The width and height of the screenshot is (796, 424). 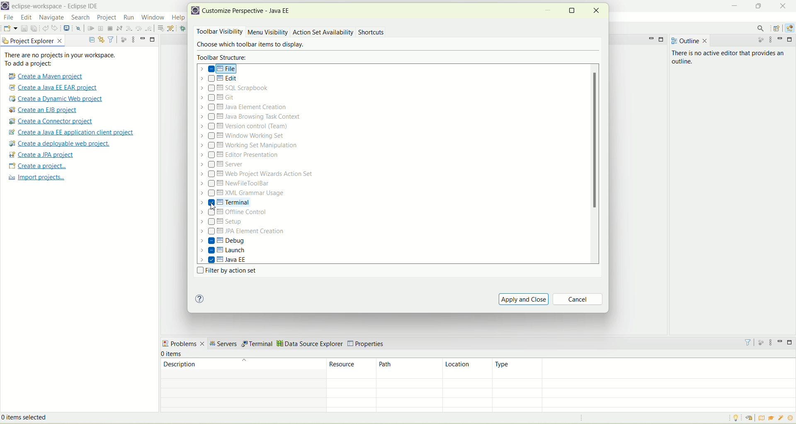 I want to click on open a terminal, so click(x=66, y=28).